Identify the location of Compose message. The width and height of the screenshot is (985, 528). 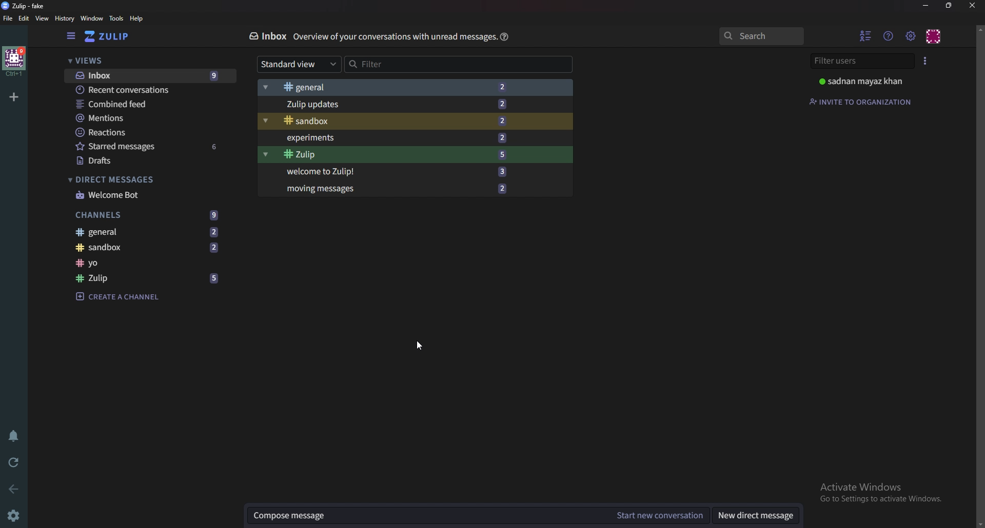
(425, 515).